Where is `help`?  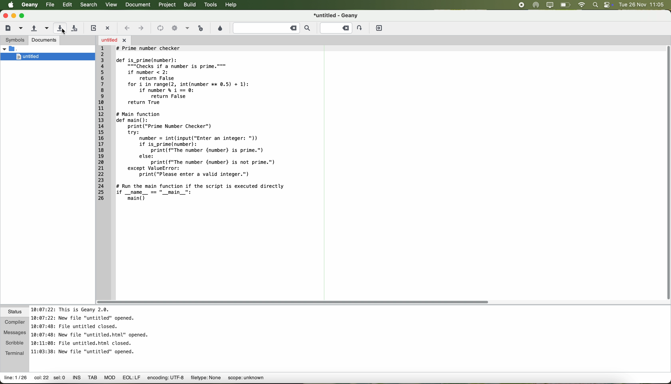
help is located at coordinates (233, 6).